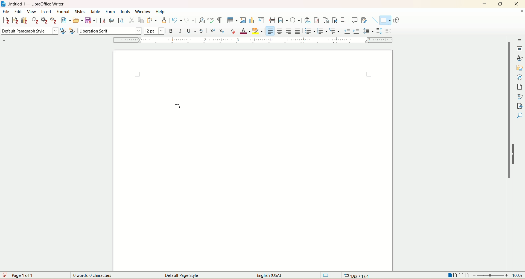 Image resolution: width=525 pixels, height=279 pixels. I want to click on save, so click(91, 21).